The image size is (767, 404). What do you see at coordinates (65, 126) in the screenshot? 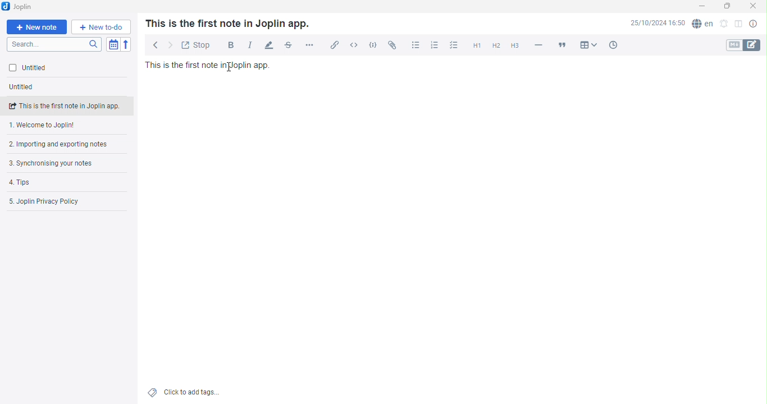
I see `Welcome note` at bounding box center [65, 126].